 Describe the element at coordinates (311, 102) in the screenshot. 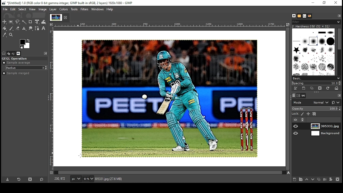

I see `mode` at that location.